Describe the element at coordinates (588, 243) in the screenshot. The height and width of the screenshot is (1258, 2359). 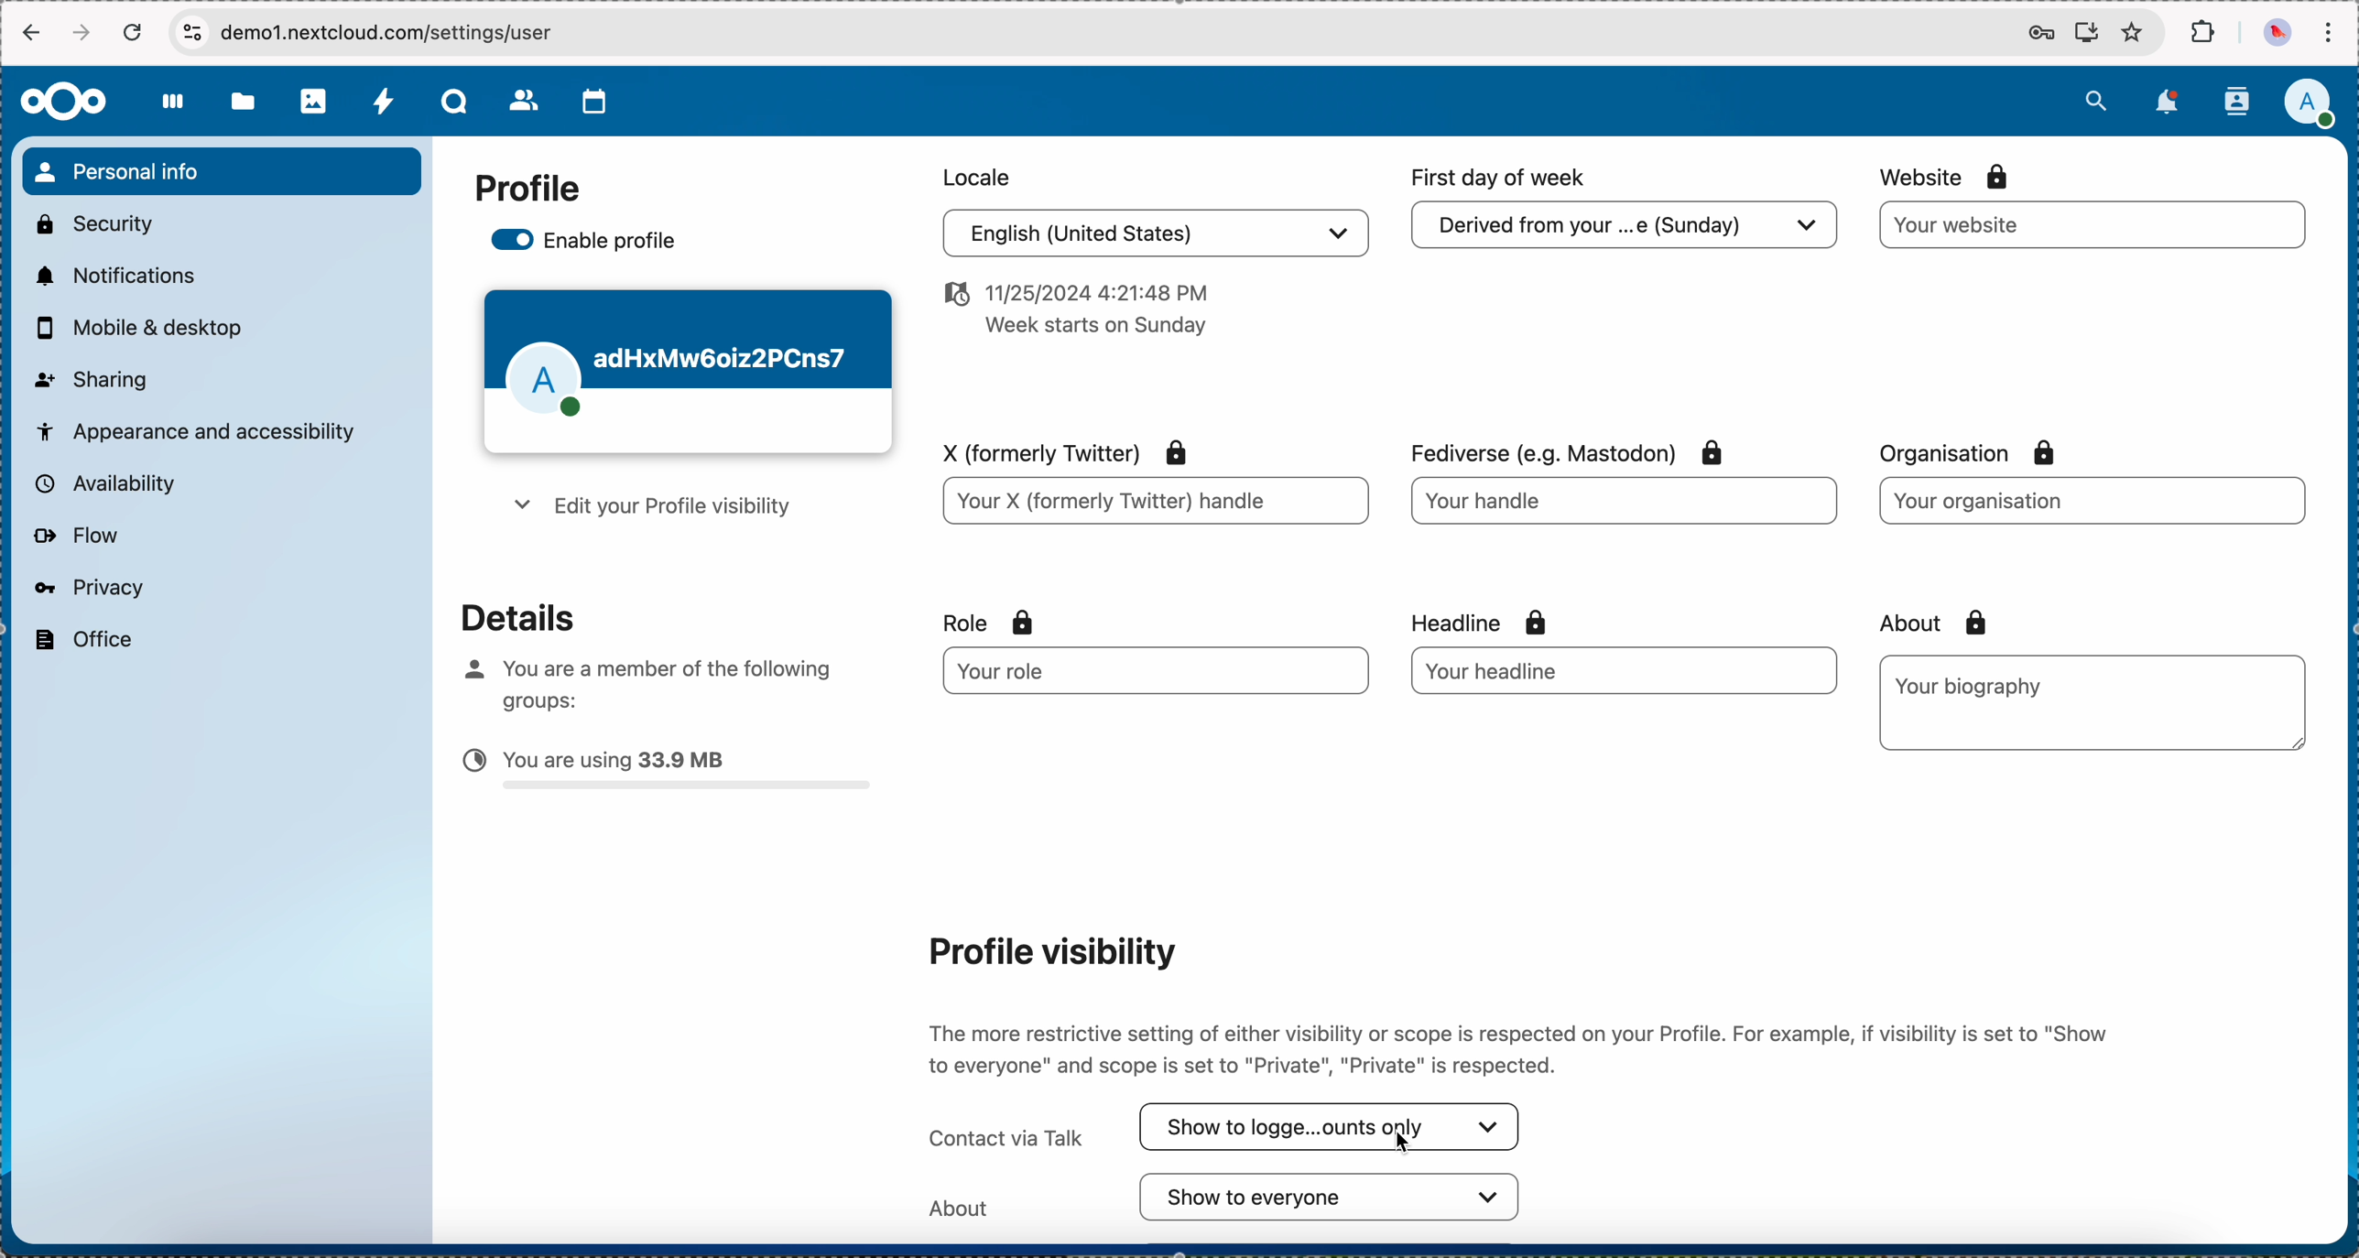
I see `enable profile` at that location.